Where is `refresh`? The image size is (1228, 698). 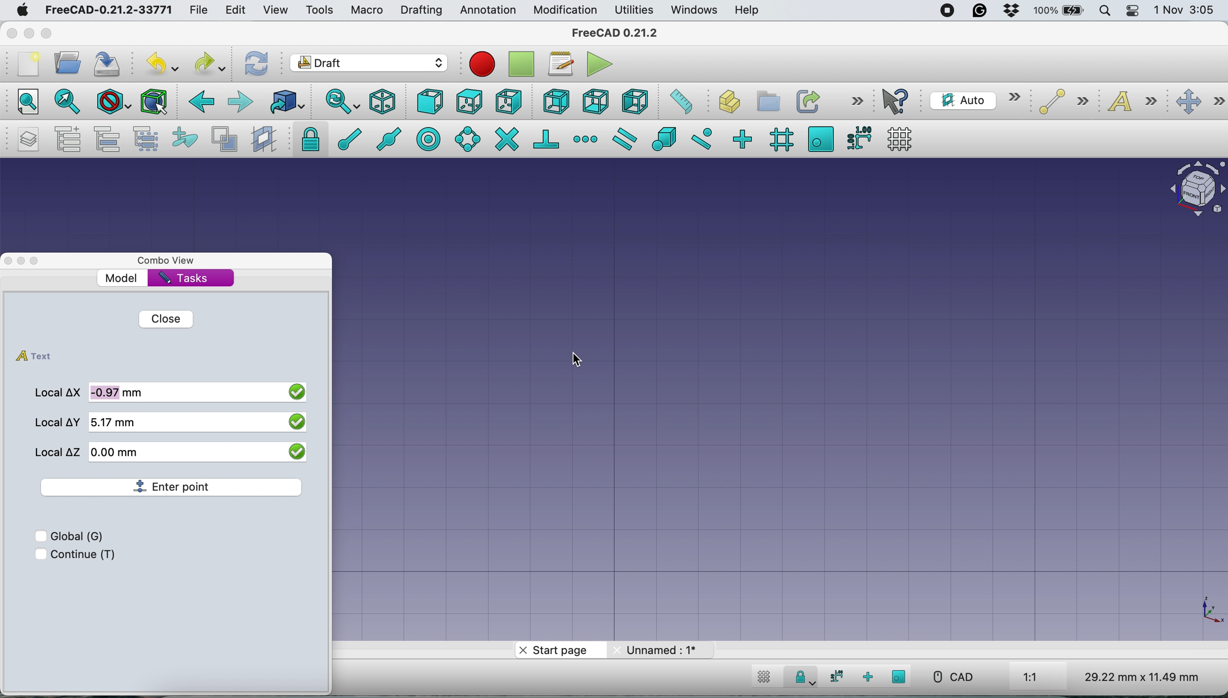 refresh is located at coordinates (255, 62).